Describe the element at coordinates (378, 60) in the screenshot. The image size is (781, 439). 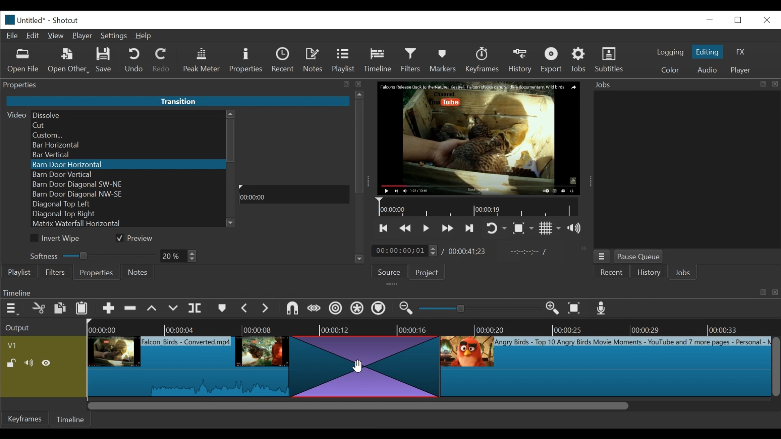
I see `Timeline` at that location.